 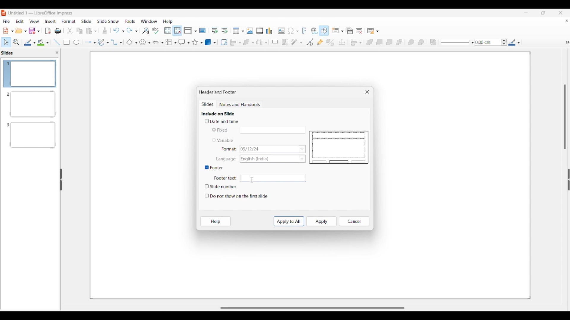 I want to click on Slides, current tab highlighted, so click(x=208, y=105).